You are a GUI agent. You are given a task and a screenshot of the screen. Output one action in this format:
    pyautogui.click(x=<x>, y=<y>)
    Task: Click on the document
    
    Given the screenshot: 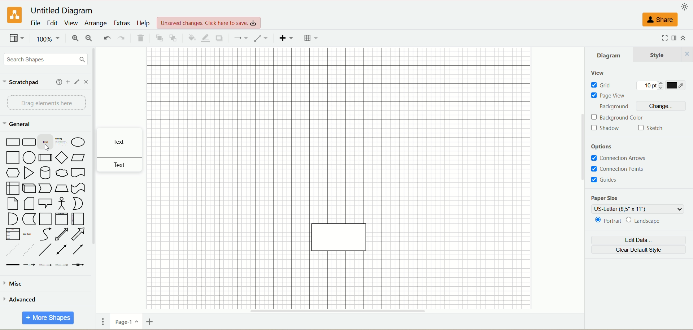 What is the action you would take?
    pyautogui.click(x=78, y=173)
    